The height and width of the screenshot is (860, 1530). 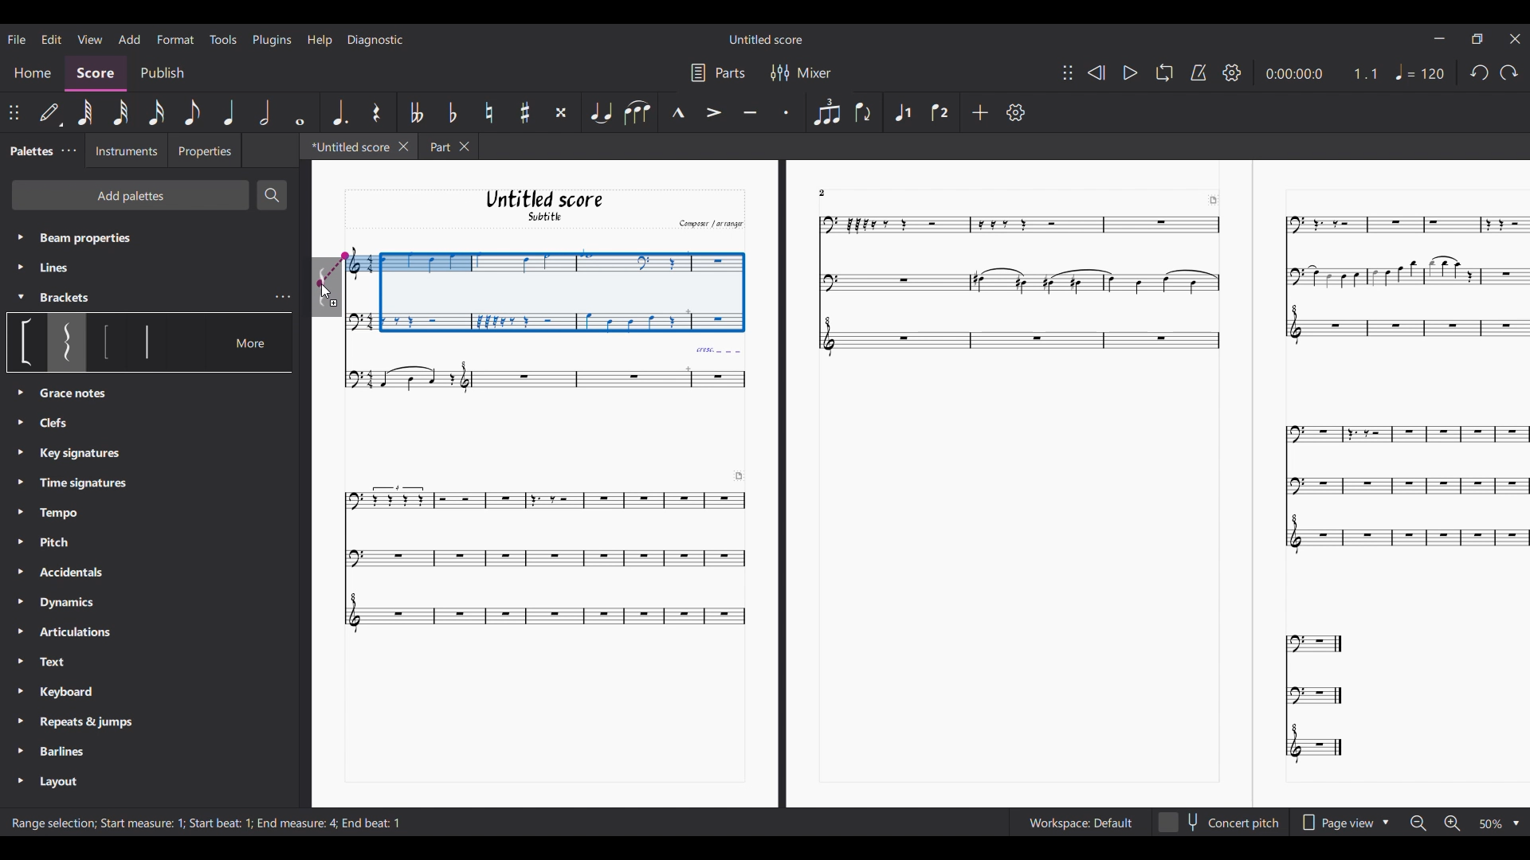 I want to click on 16th note, so click(x=156, y=113).